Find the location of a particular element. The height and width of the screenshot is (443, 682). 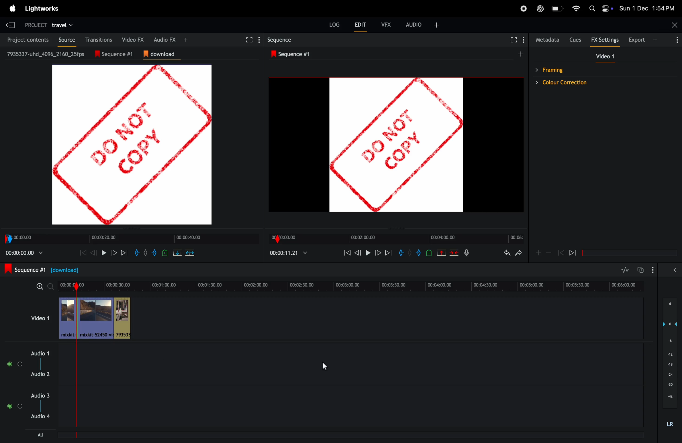

audio pitch scale is located at coordinates (670, 353).